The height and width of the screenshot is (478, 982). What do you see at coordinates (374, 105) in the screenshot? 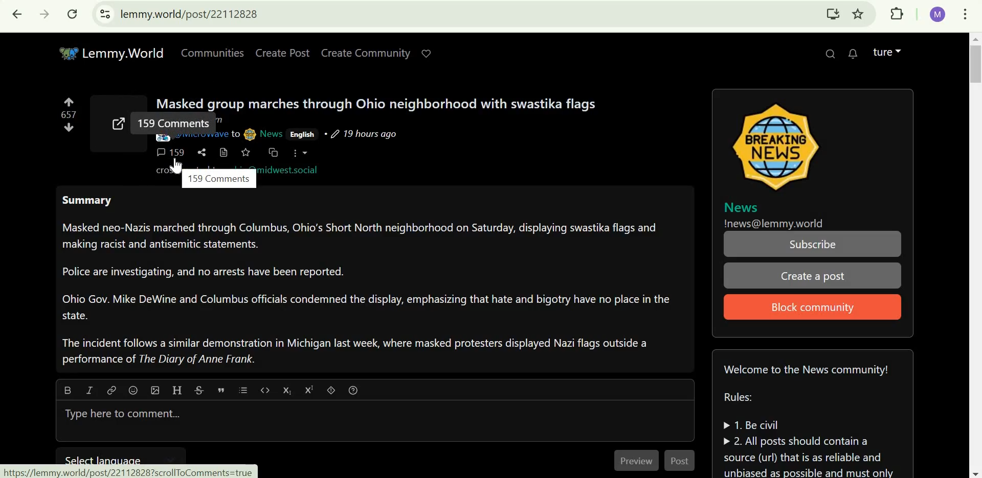
I see `Masked group marches through Ohio neighborhood with swastika flags` at bounding box center [374, 105].